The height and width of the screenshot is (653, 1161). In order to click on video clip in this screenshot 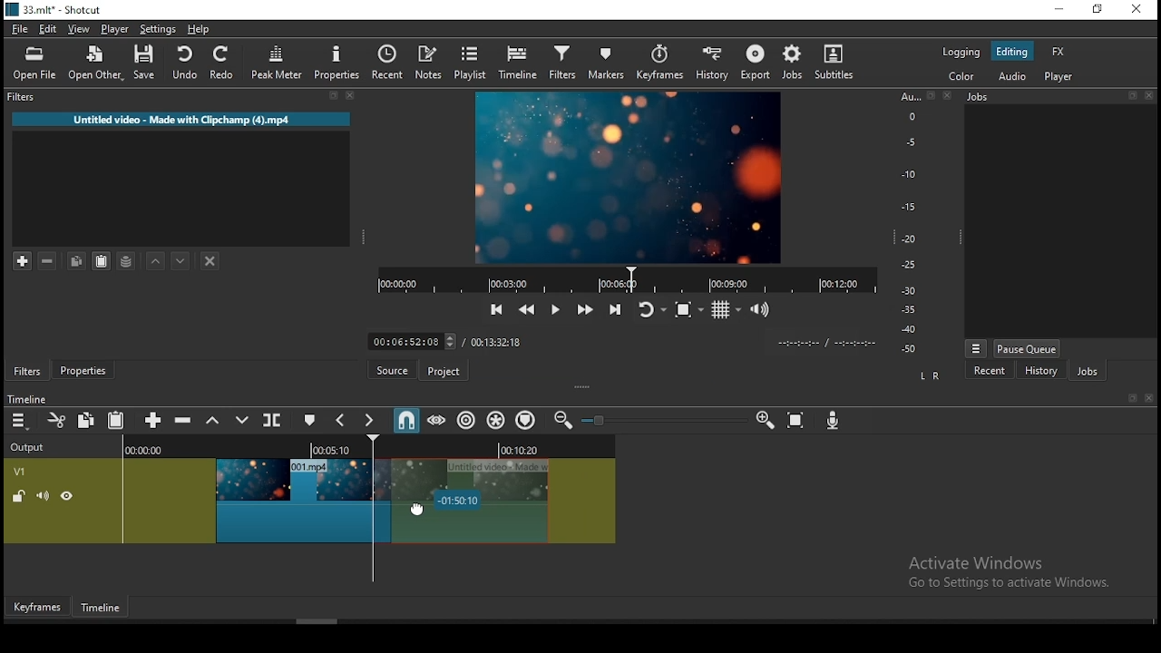, I will do `click(493, 502)`.